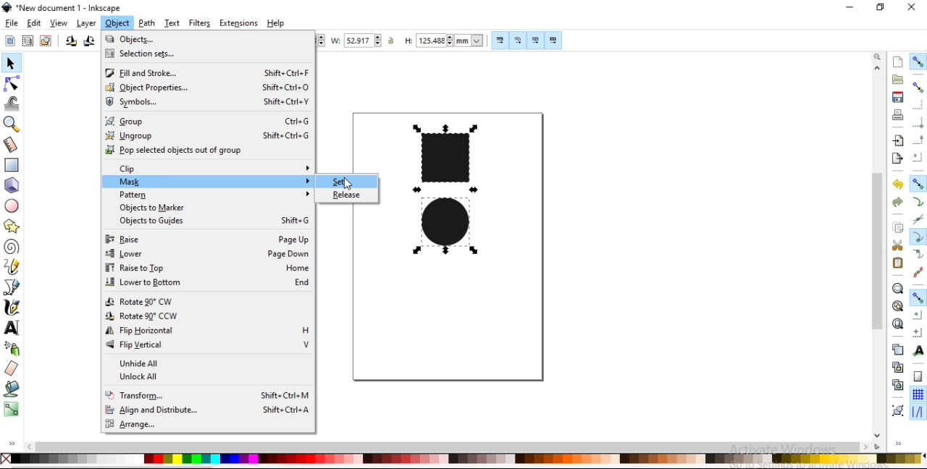 Image resolution: width=927 pixels, height=469 pixels. What do you see at coordinates (12, 105) in the screenshot?
I see `tweak objects by sculpting or painting` at bounding box center [12, 105].